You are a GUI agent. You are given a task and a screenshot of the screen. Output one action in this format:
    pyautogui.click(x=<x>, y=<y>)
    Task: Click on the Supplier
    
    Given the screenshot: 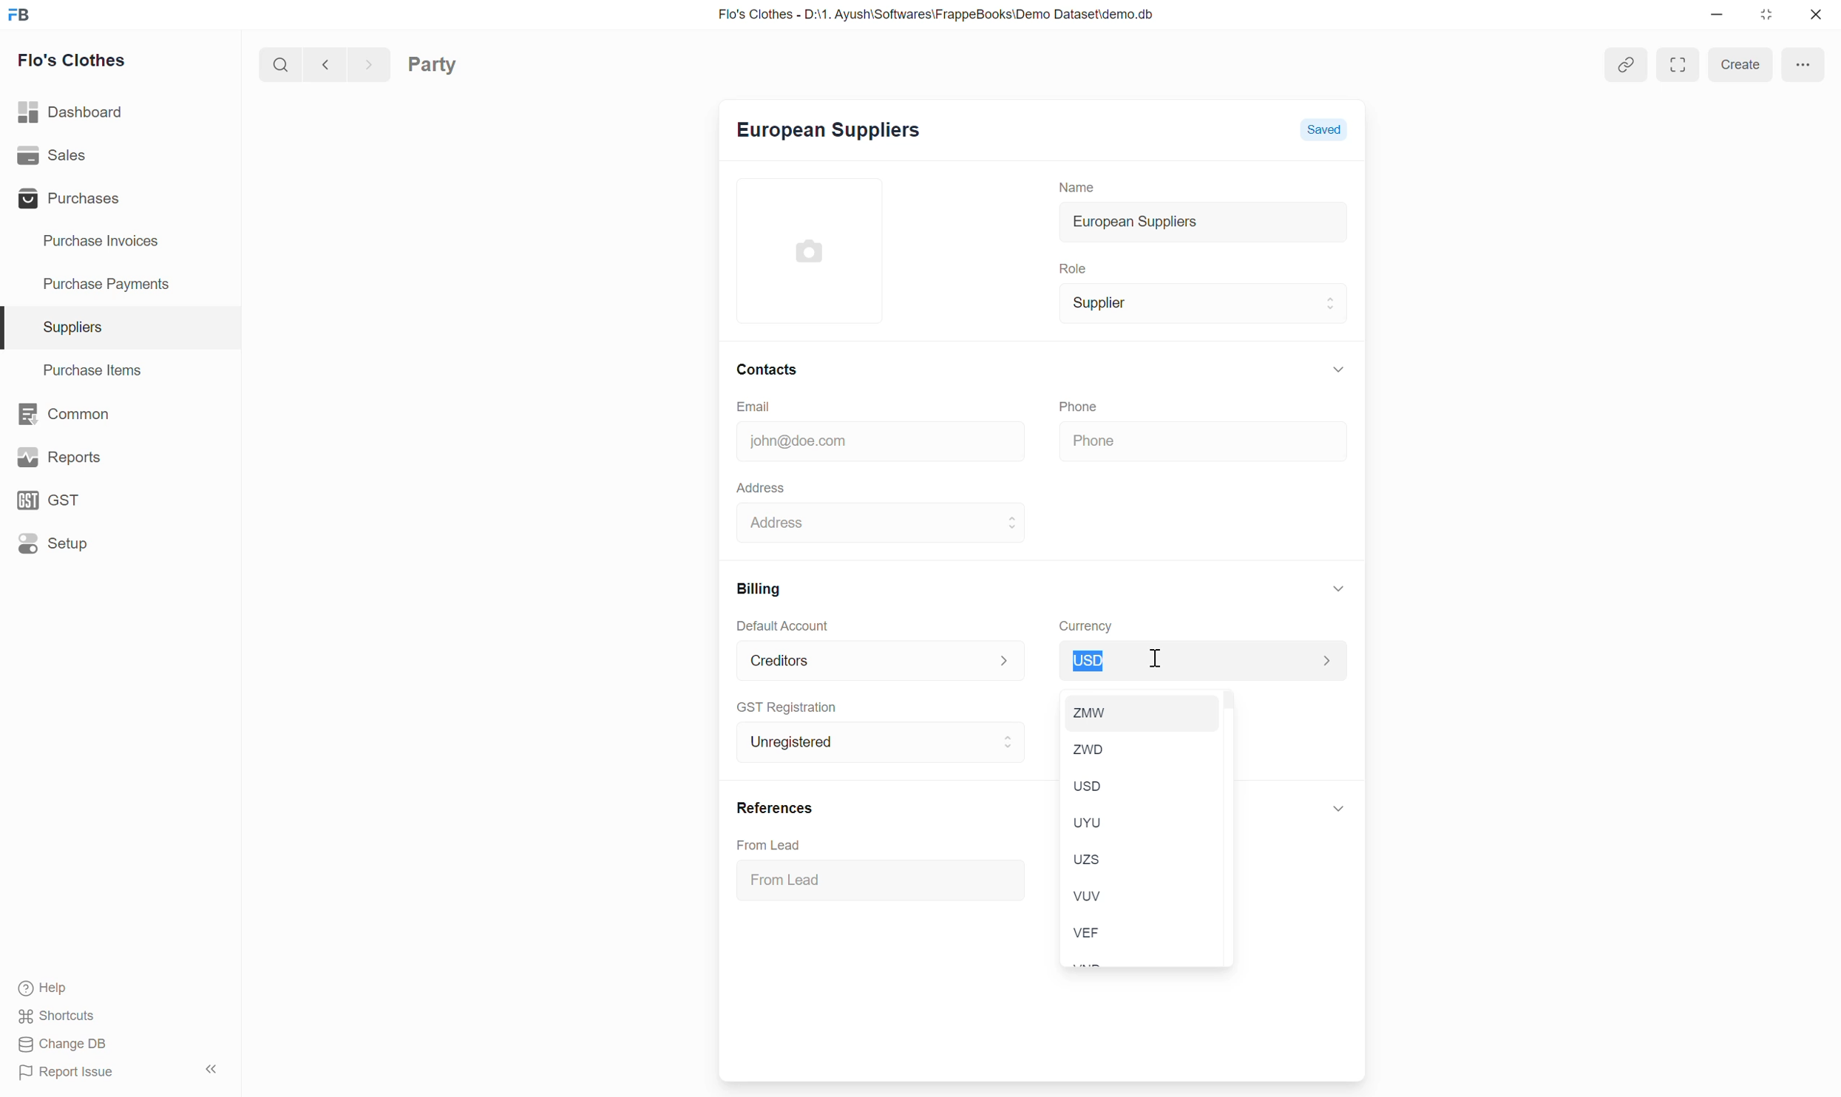 What is the action you would take?
    pyautogui.click(x=1094, y=303)
    